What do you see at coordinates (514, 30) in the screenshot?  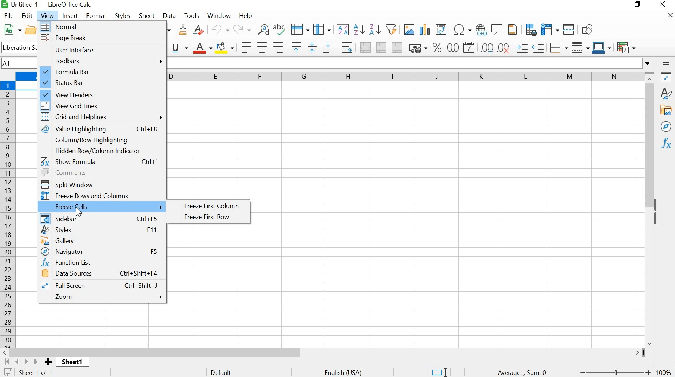 I see `HEADERS AND FOOTERS` at bounding box center [514, 30].